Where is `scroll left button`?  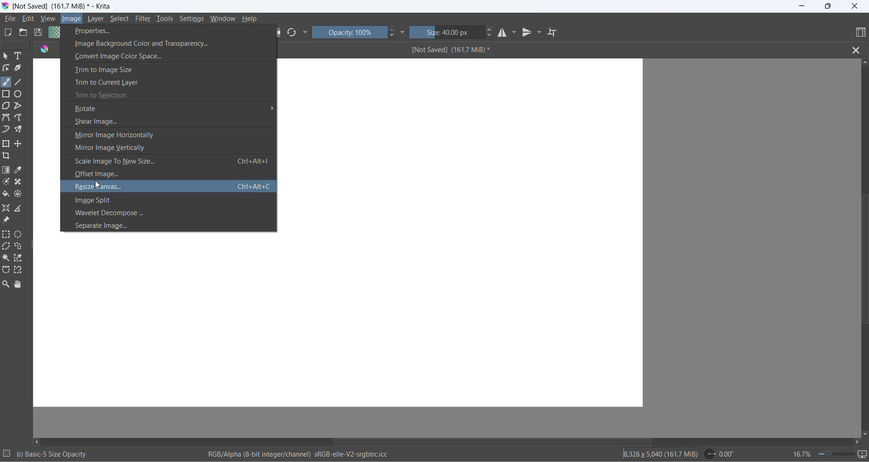 scroll left button is located at coordinates (38, 441).